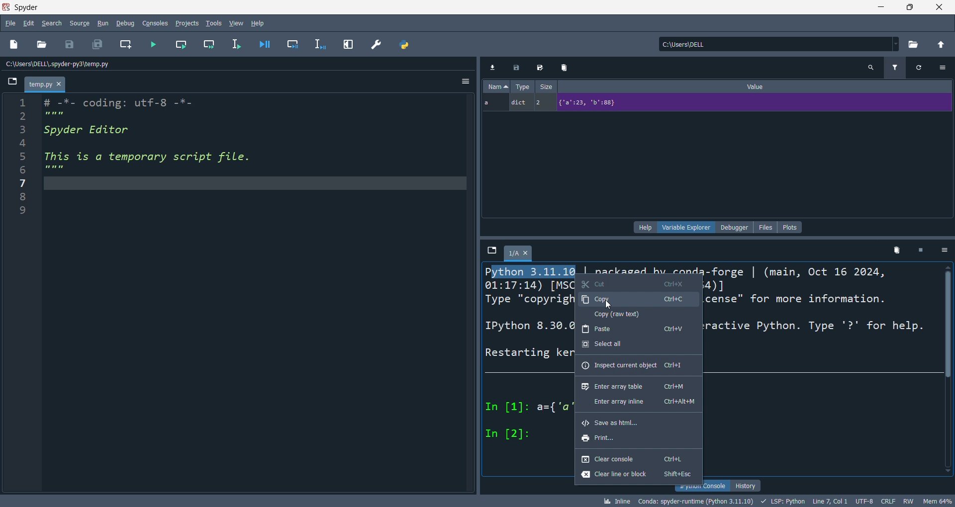 The width and height of the screenshot is (955, 507). I want to click on copy, so click(636, 299).